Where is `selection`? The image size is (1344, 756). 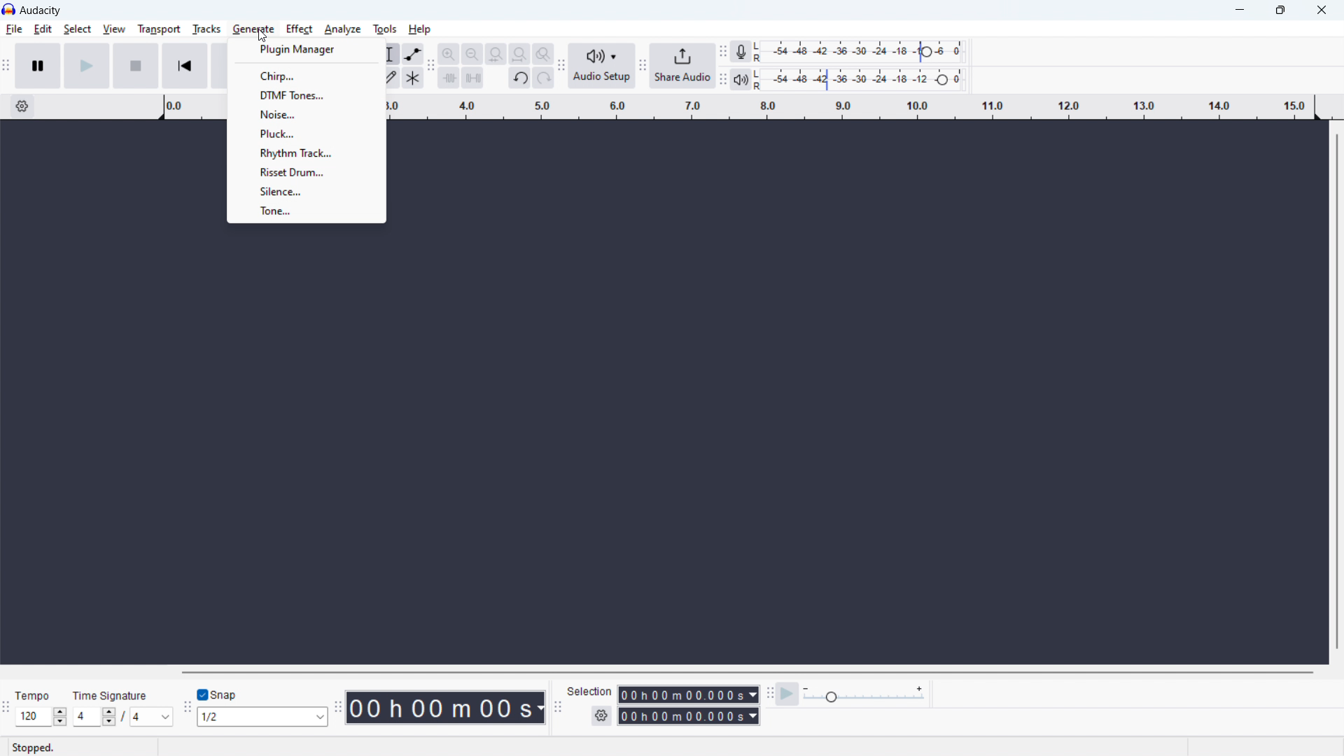
selection is located at coordinates (590, 690).